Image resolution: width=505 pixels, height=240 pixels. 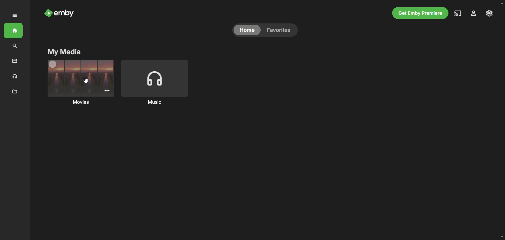 What do you see at coordinates (158, 82) in the screenshot?
I see `music` at bounding box center [158, 82].